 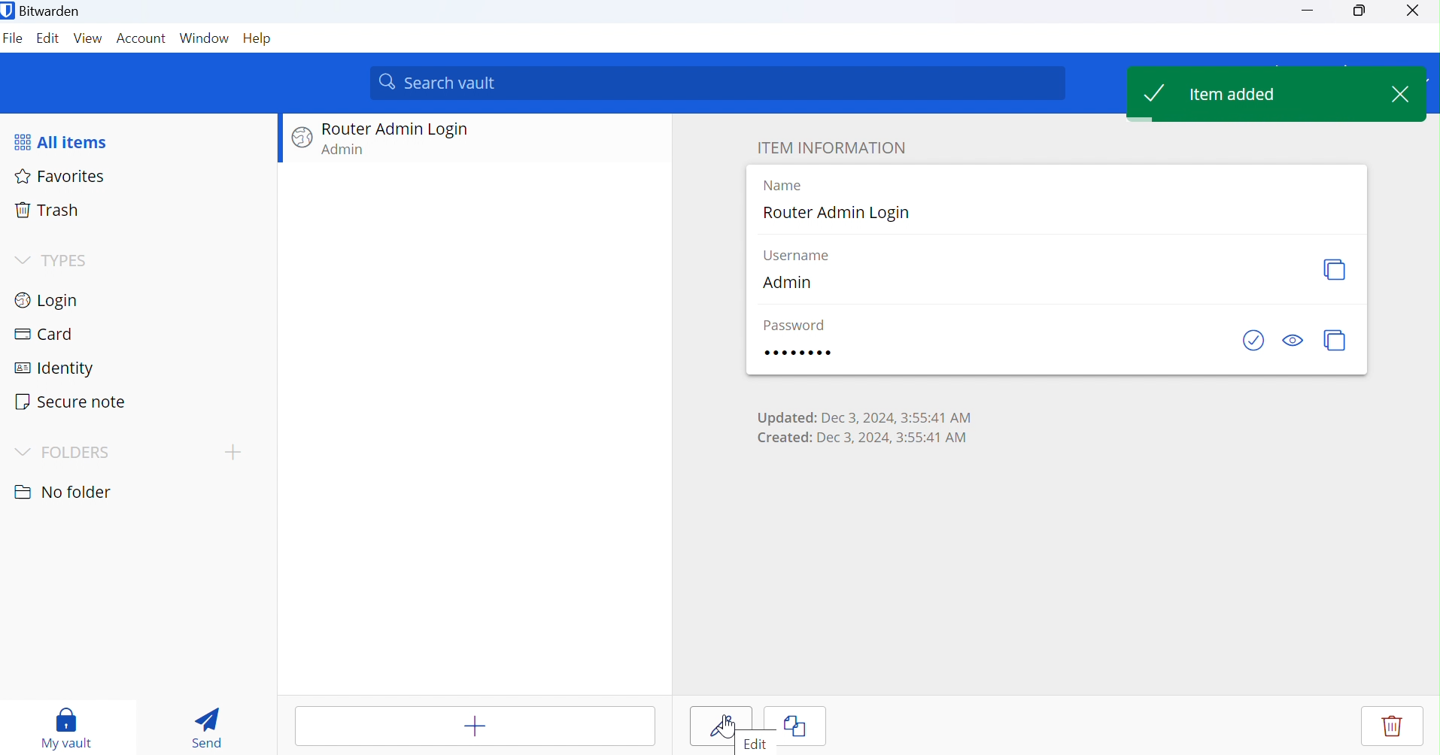 I want to click on Card, so click(x=44, y=335).